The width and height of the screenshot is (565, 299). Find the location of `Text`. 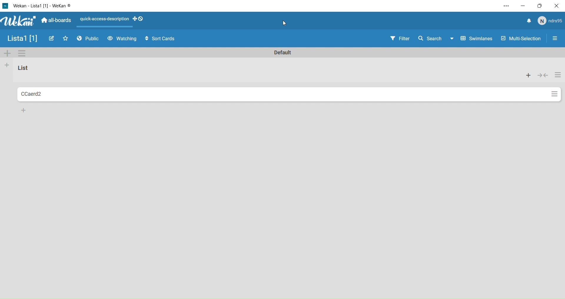

Text is located at coordinates (285, 53).